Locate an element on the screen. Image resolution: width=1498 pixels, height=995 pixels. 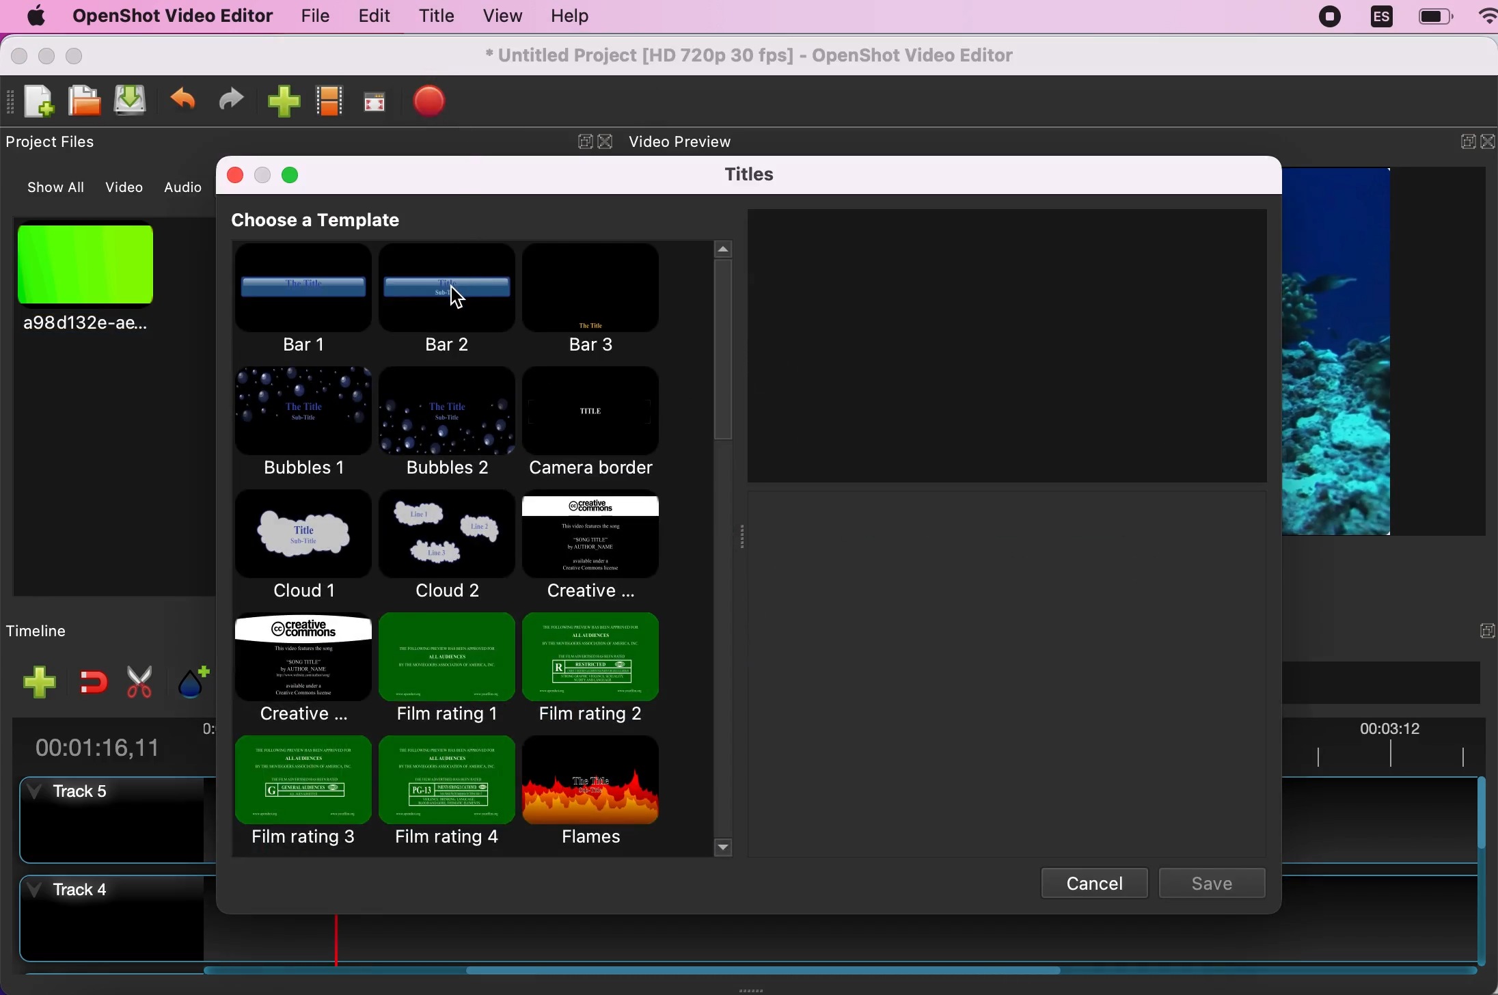
minimize is located at coordinates (46, 54).